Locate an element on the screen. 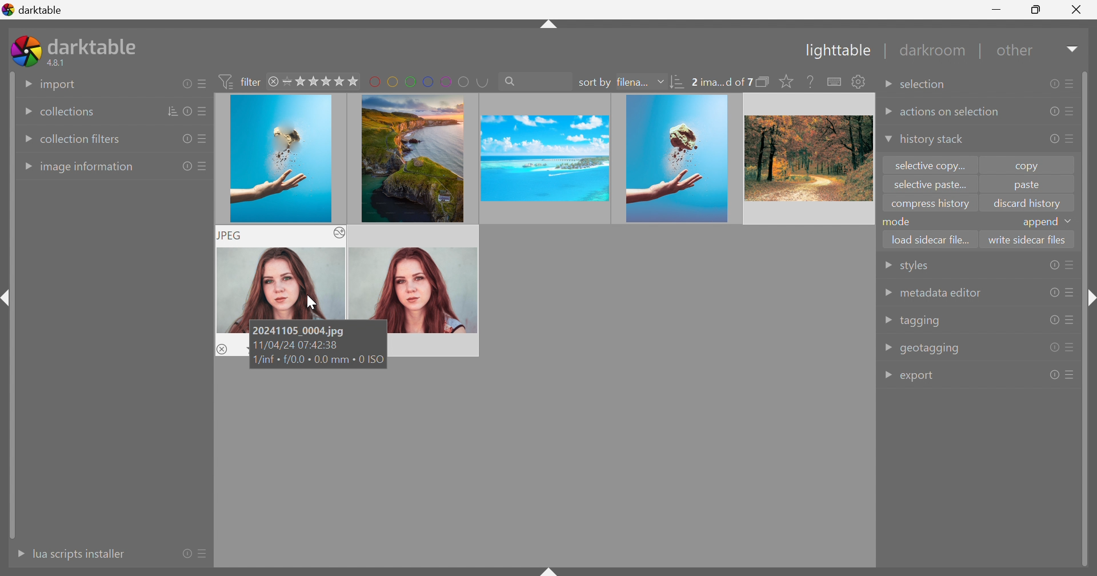 The image size is (1097, 576). Close is located at coordinates (1077, 12).